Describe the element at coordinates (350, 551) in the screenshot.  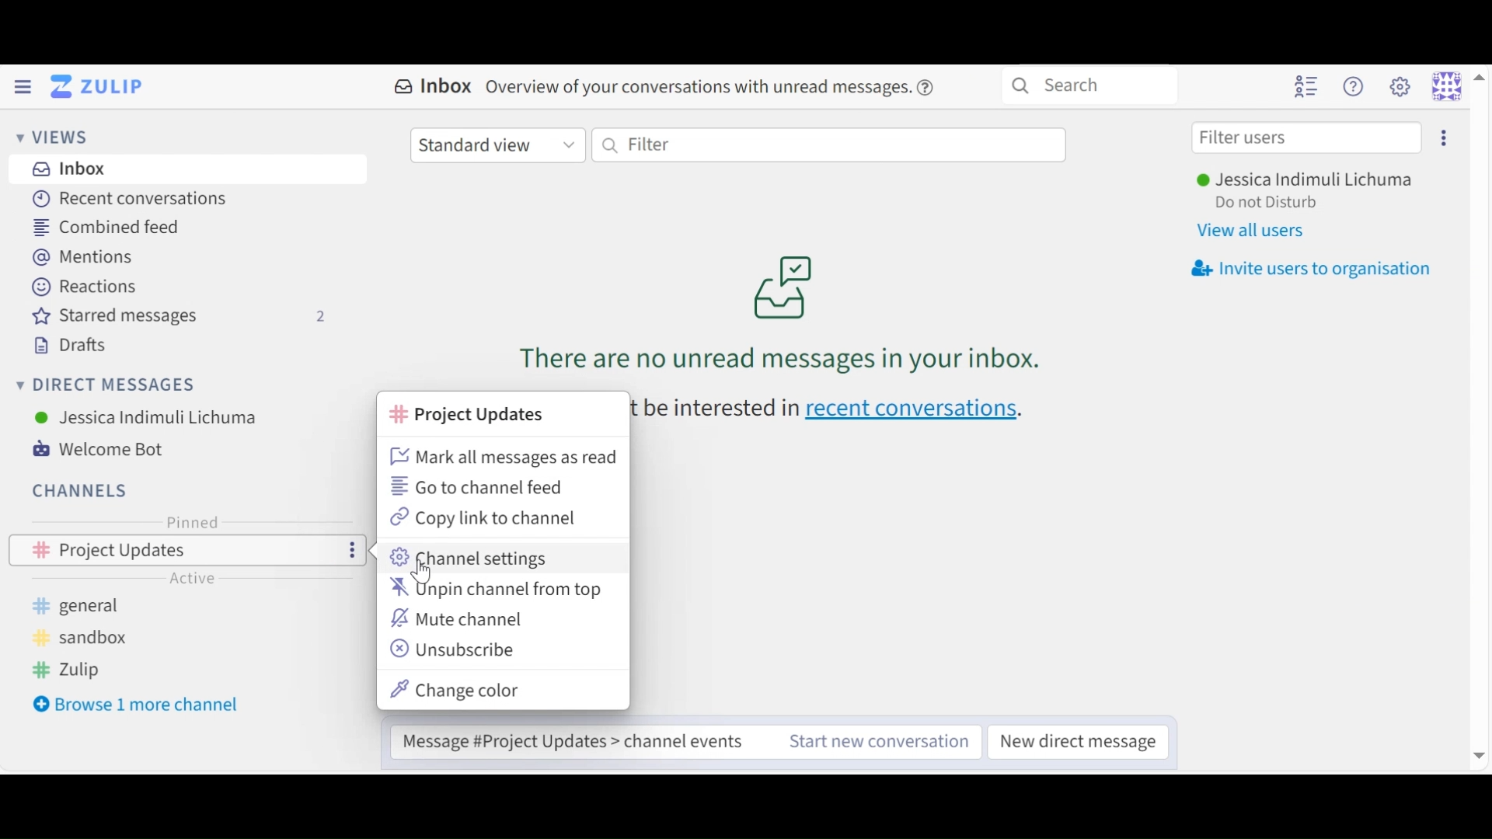
I see `Options` at that location.